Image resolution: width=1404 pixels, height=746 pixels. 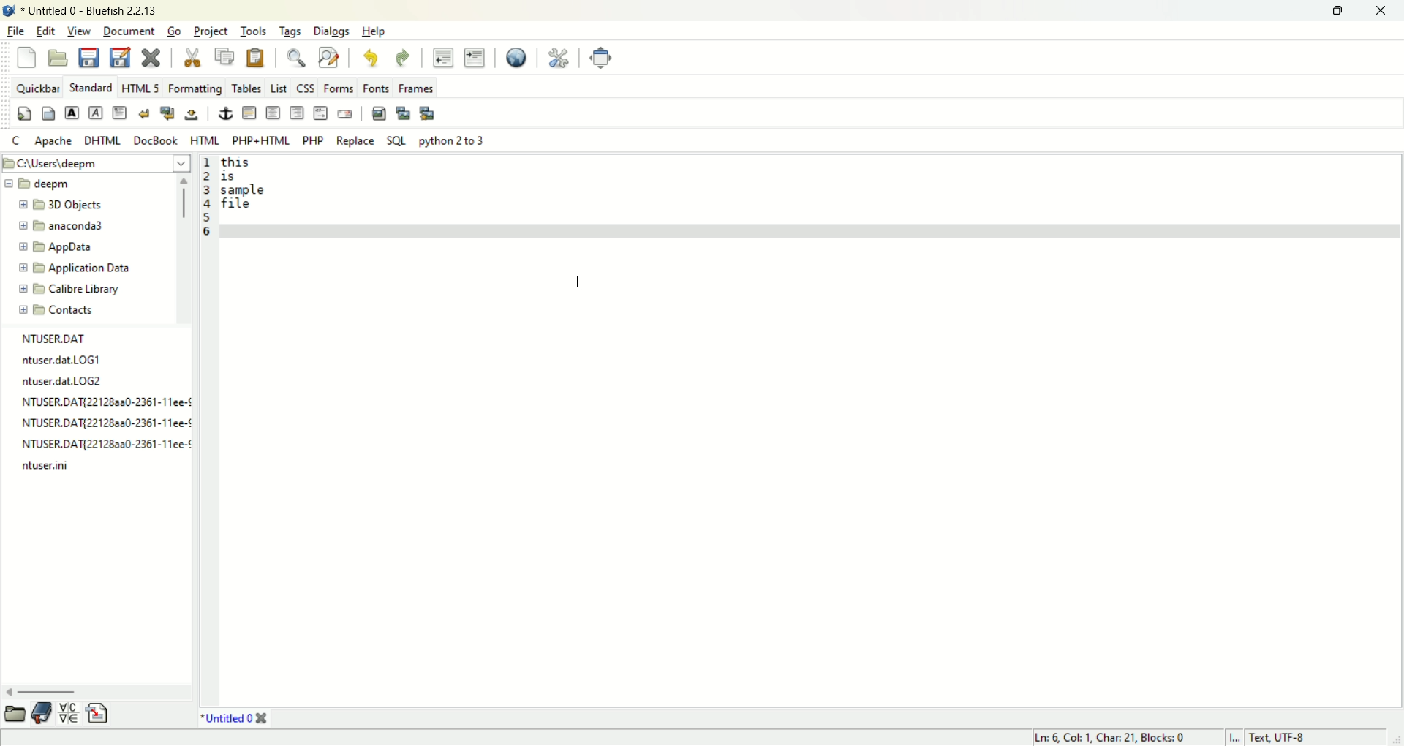 I want to click on charmap, so click(x=71, y=714).